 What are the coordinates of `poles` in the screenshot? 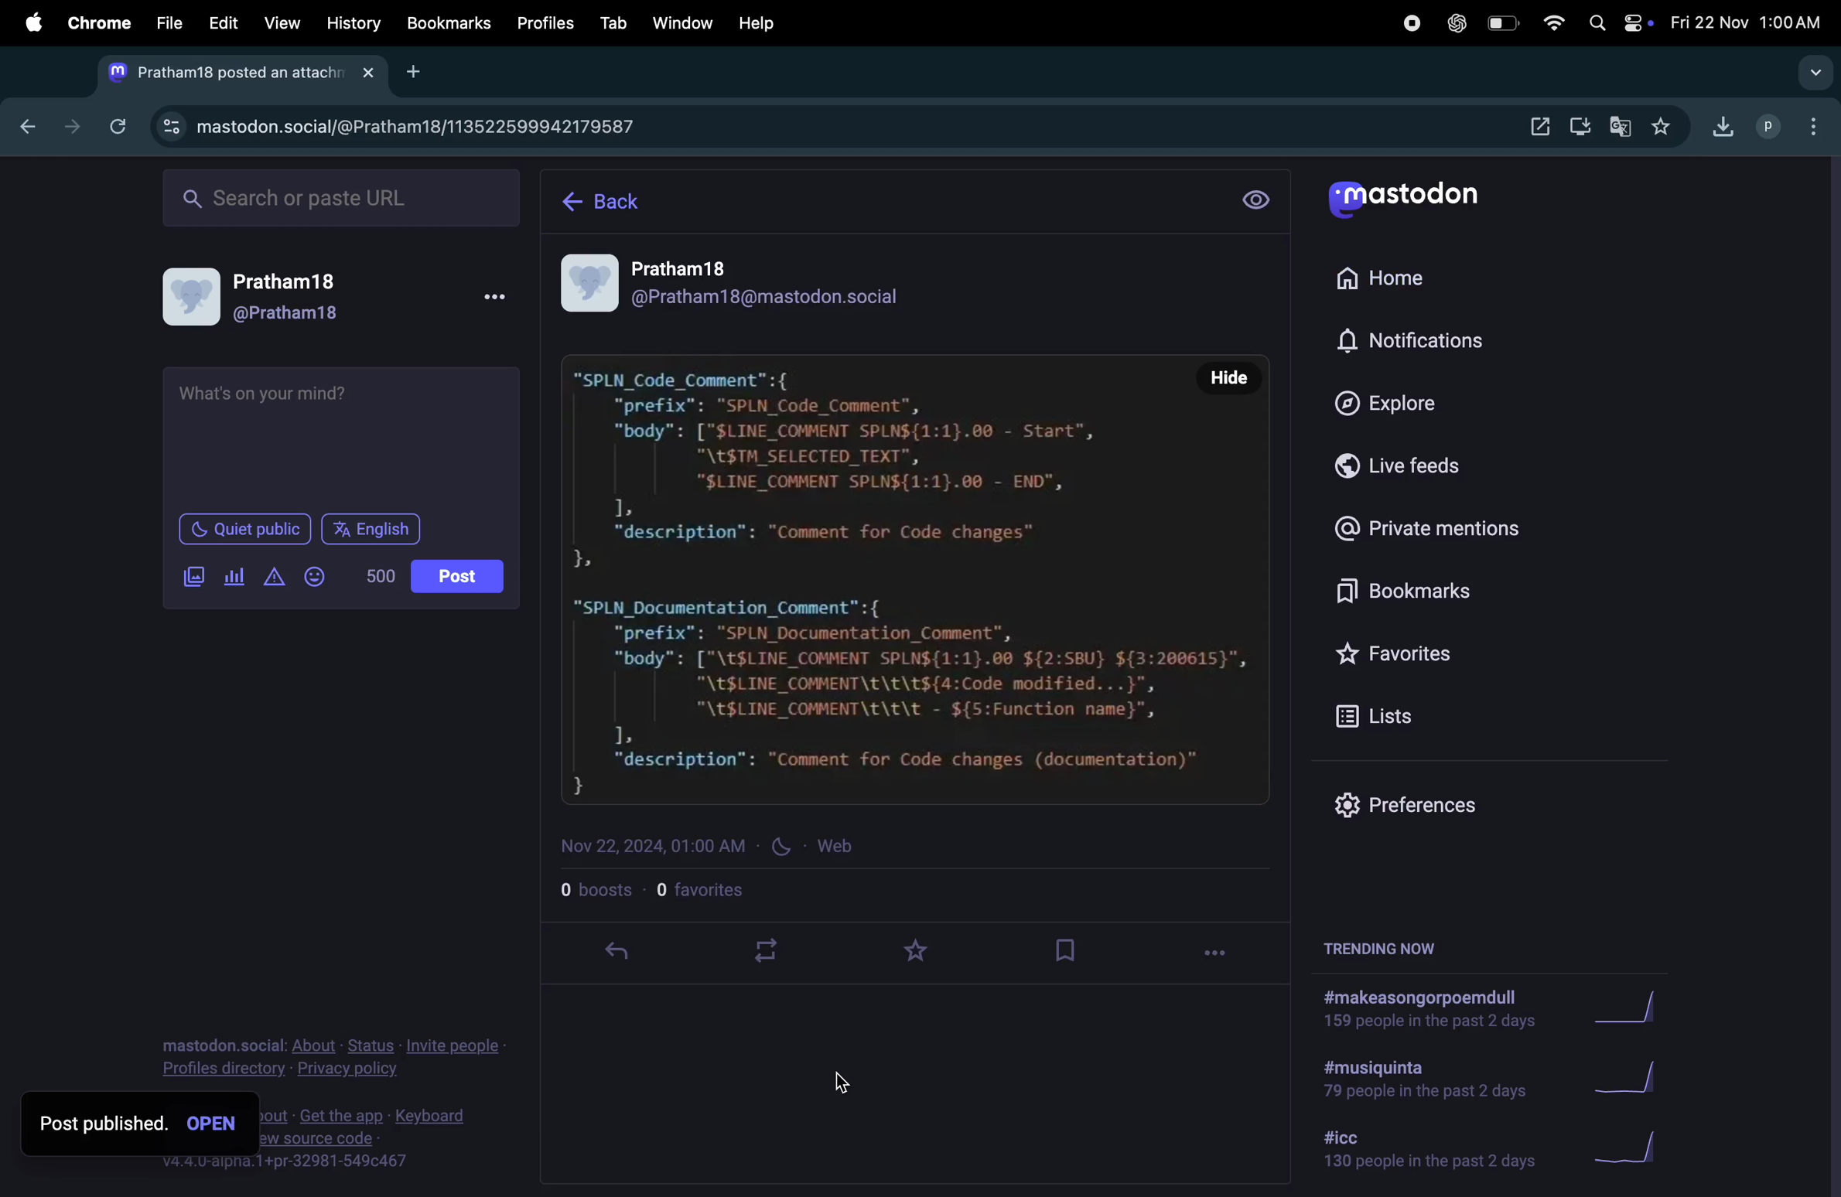 It's located at (233, 574).